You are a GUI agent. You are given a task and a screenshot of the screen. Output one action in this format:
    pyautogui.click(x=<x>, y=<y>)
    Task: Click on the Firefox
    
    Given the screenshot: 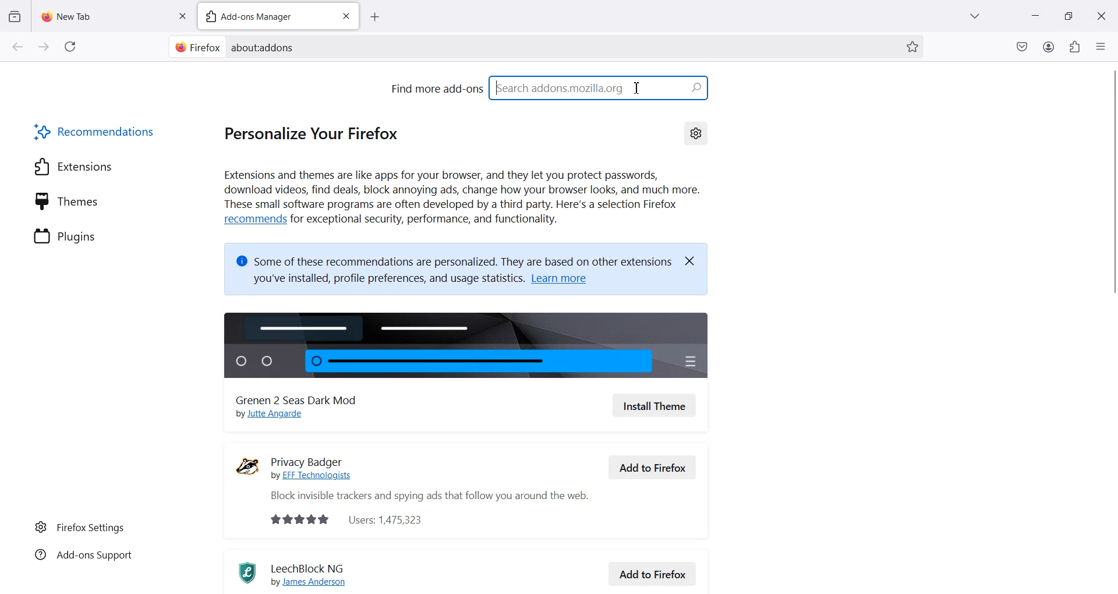 What is the action you would take?
    pyautogui.click(x=196, y=47)
    